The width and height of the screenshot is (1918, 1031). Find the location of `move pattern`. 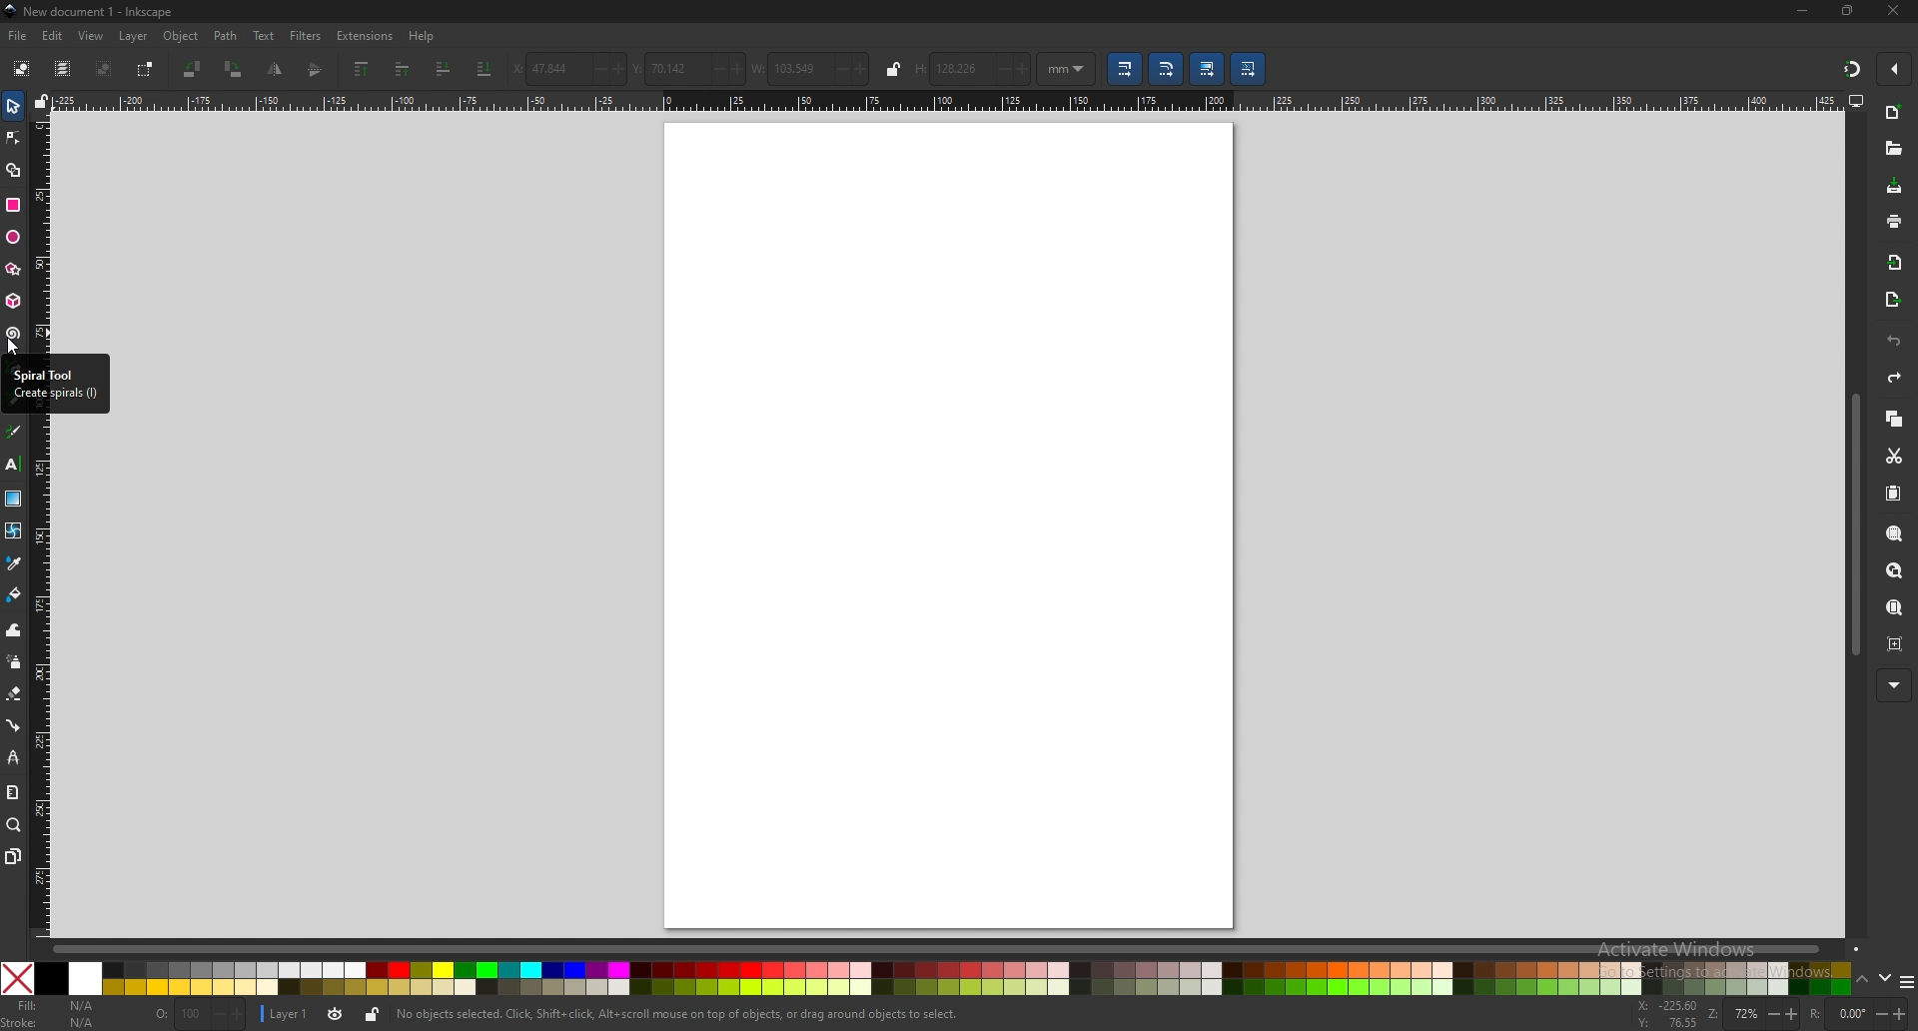

move pattern is located at coordinates (1249, 68).